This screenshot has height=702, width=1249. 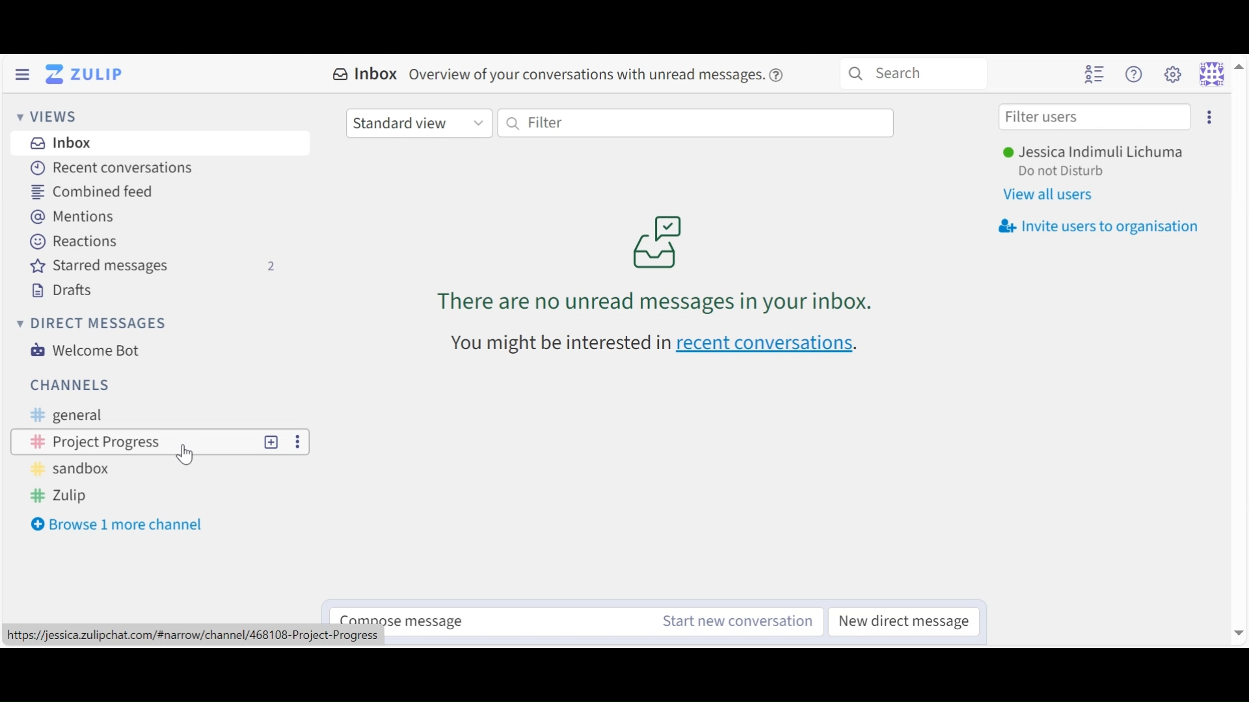 I want to click on # sandbox, so click(x=70, y=470).